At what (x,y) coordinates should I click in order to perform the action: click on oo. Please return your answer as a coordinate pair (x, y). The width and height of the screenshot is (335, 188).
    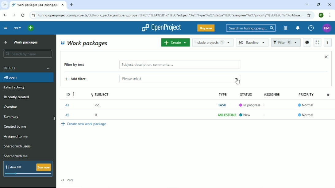
    Looking at the image, I should click on (99, 105).